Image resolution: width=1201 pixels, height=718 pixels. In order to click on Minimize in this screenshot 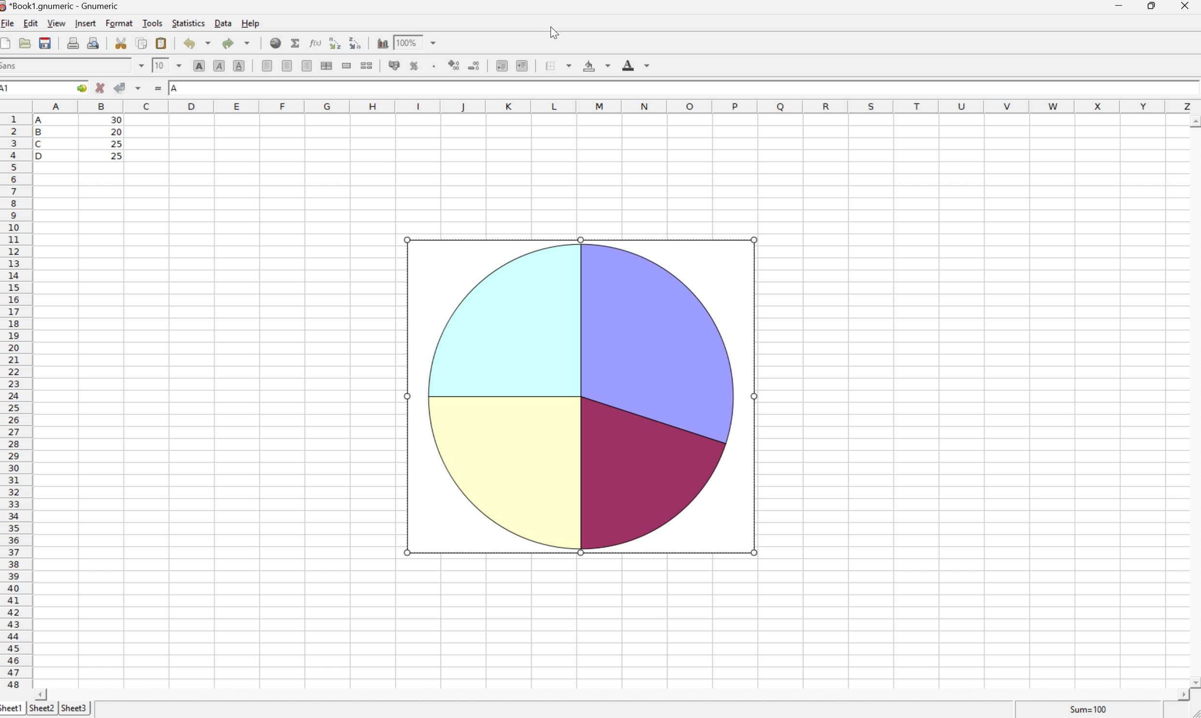, I will do `click(1119, 5)`.